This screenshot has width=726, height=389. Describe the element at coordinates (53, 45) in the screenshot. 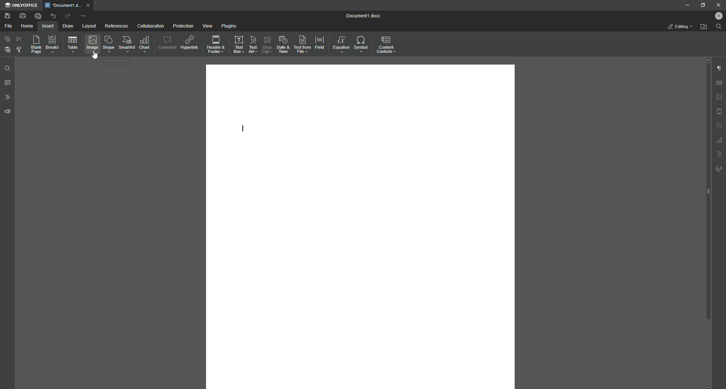

I see `Breaks` at that location.